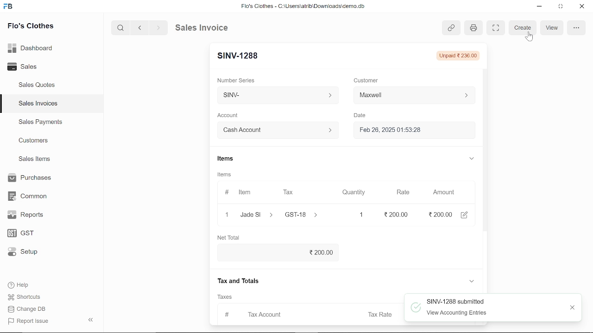  Describe the element at coordinates (240, 193) in the screenshot. I see `Item` at that location.